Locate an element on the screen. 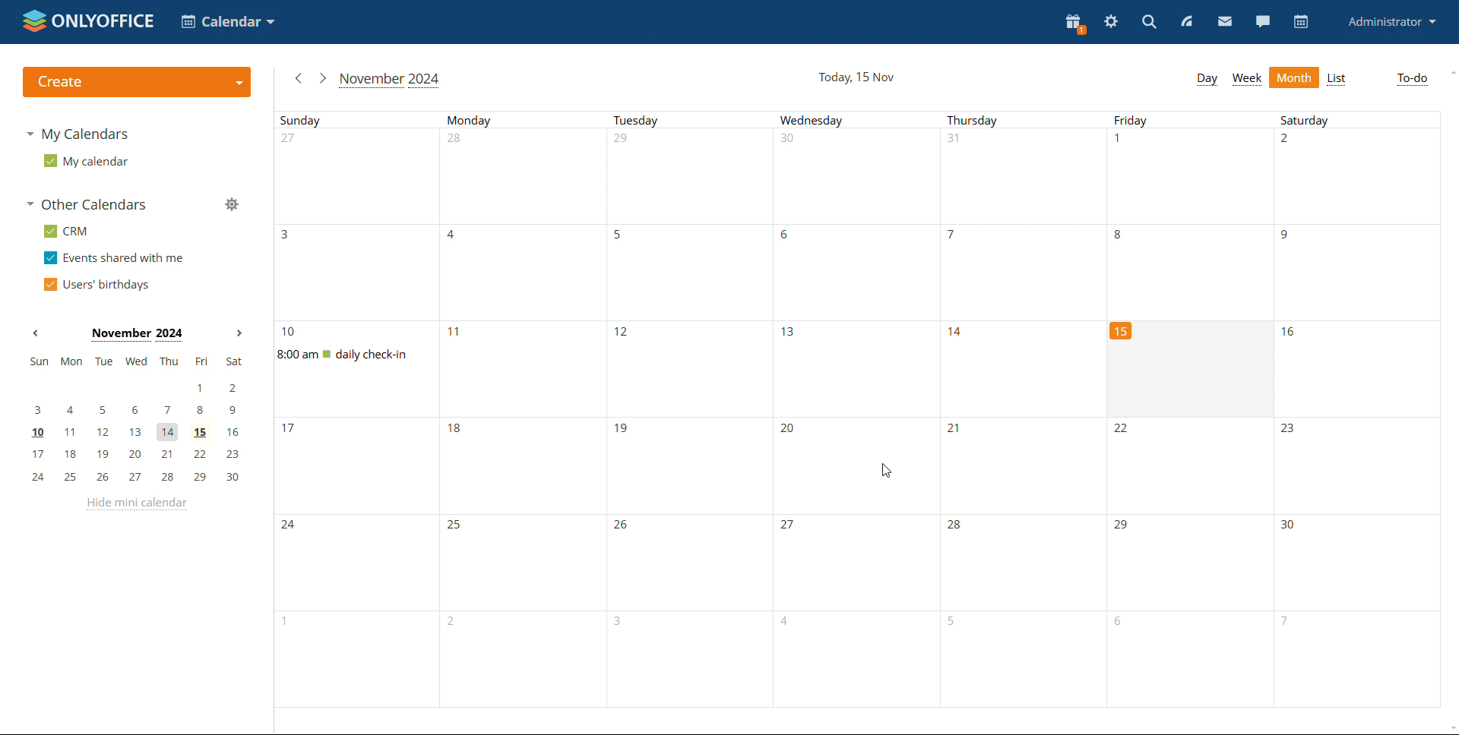 The height and width of the screenshot is (735, 1459). other calendars is located at coordinates (90, 206).